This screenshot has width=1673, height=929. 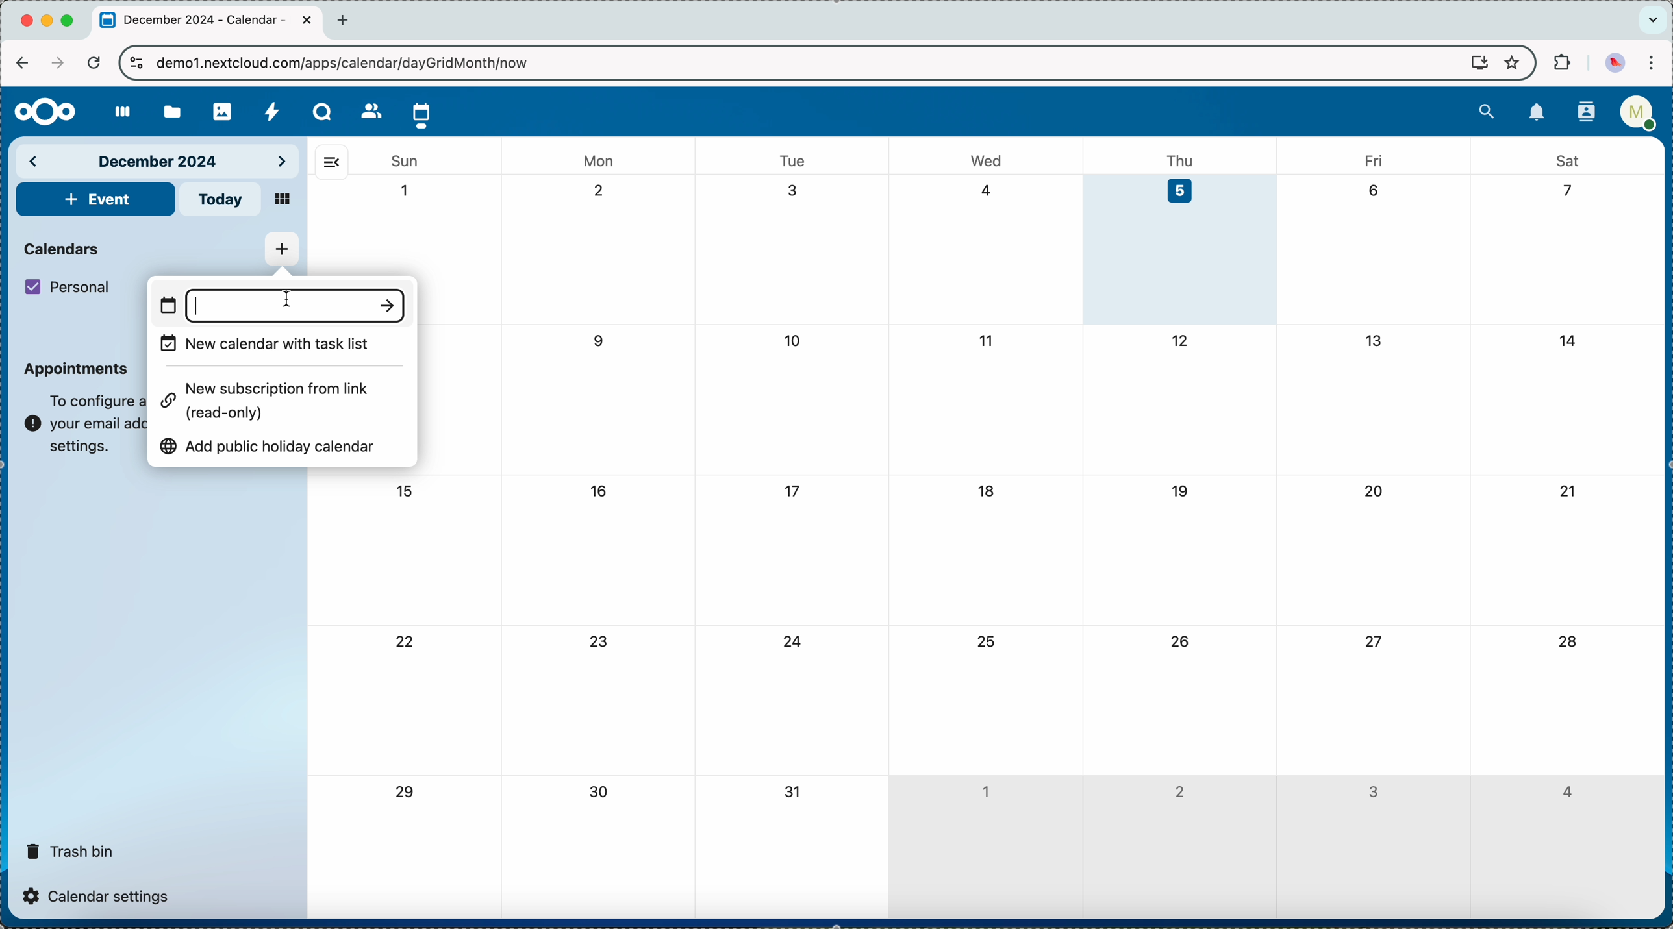 What do you see at coordinates (794, 793) in the screenshot?
I see `31` at bounding box center [794, 793].